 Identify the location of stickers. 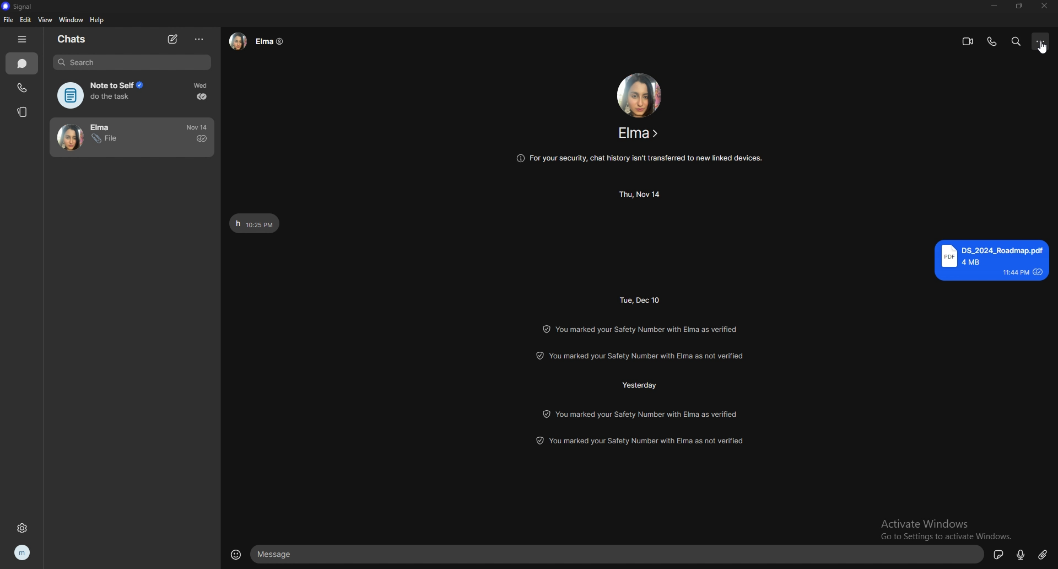
(998, 554).